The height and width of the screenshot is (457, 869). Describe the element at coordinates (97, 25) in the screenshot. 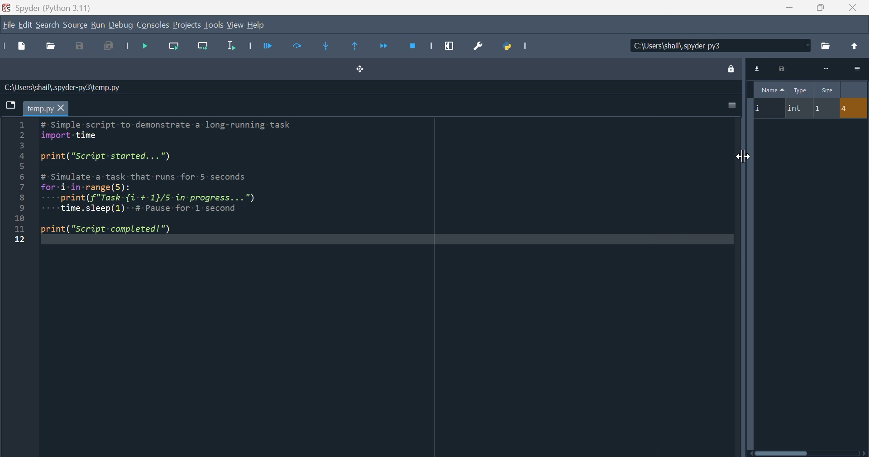

I see `run` at that location.